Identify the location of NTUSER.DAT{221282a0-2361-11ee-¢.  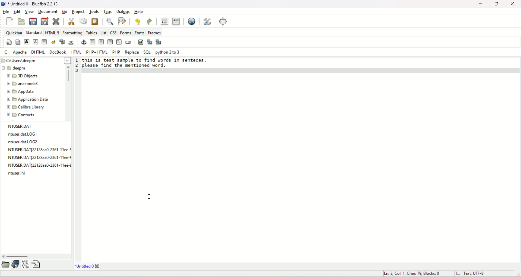
(39, 150).